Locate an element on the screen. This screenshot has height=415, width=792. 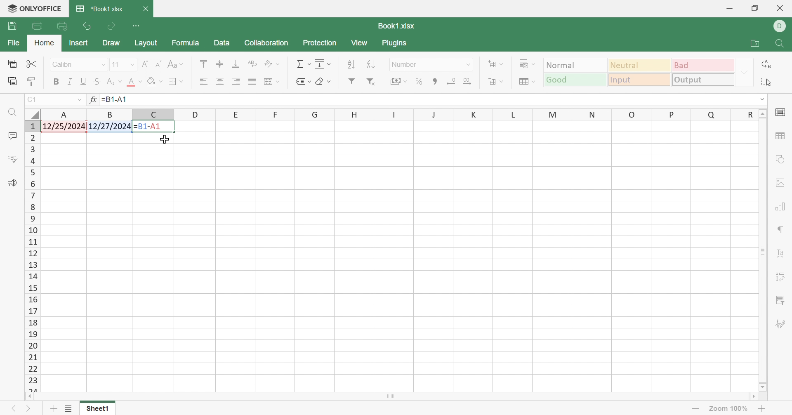
Drop Down is located at coordinates (759, 100).